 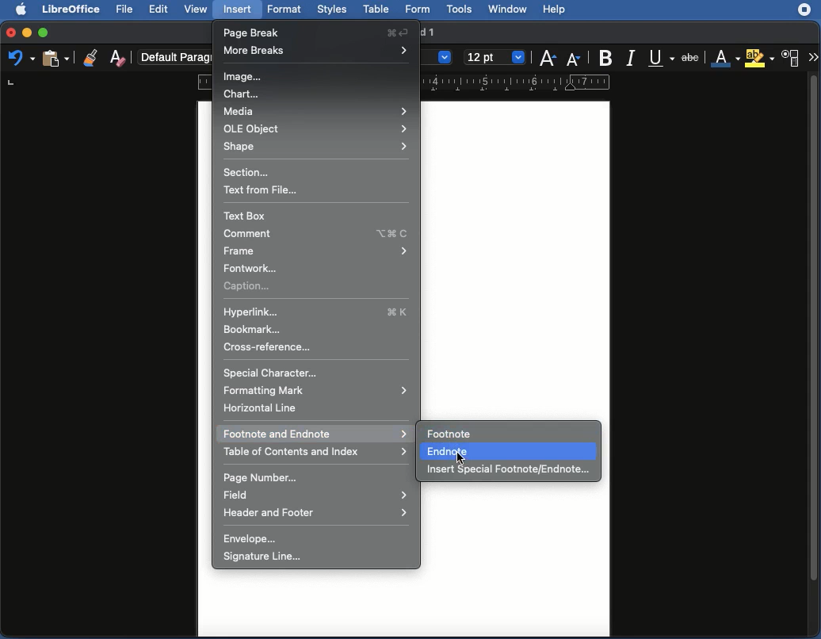 What do you see at coordinates (554, 10) in the screenshot?
I see `help` at bounding box center [554, 10].